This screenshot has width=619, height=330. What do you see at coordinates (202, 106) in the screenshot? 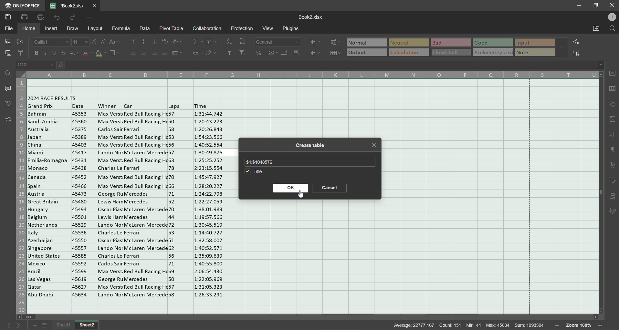
I see `time` at bounding box center [202, 106].